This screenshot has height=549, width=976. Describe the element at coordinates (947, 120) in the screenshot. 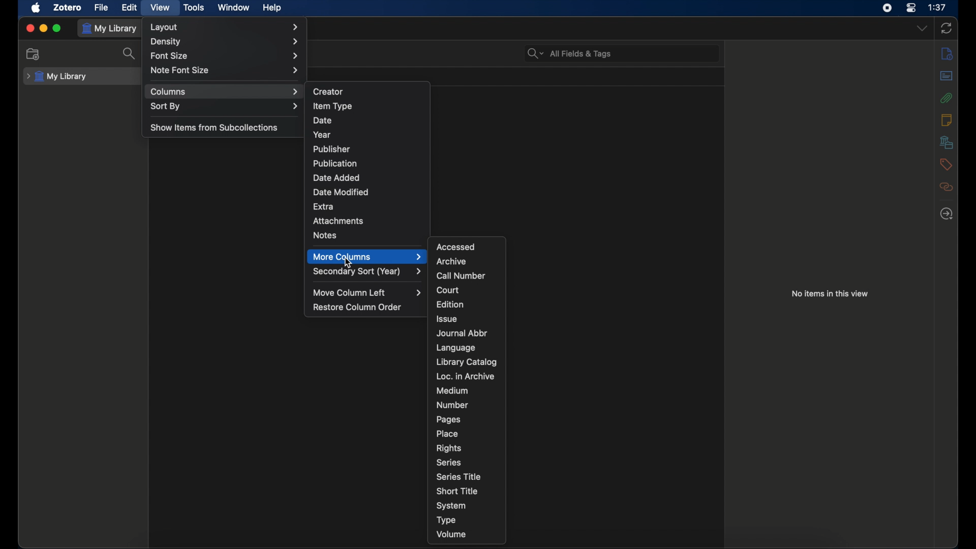

I see `notes` at that location.